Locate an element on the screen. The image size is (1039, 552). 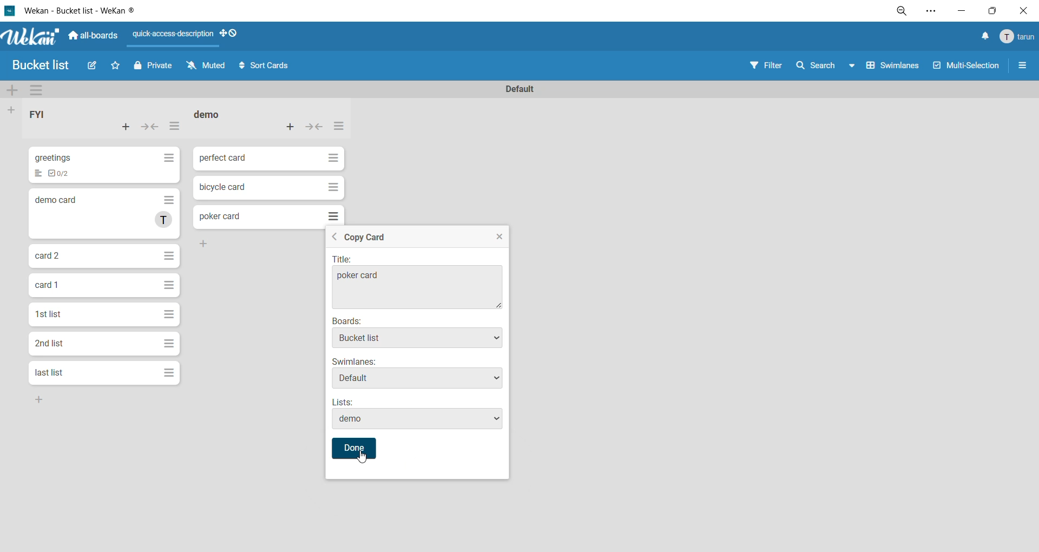
card 1 is located at coordinates (45, 284).